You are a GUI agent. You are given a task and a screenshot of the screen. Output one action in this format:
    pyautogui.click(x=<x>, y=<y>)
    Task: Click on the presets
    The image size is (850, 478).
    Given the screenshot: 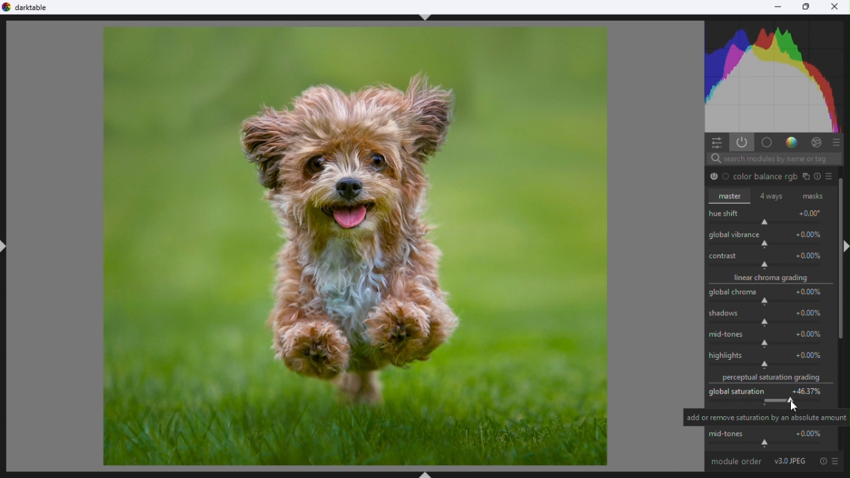 What is the action you would take?
    pyautogui.click(x=837, y=142)
    